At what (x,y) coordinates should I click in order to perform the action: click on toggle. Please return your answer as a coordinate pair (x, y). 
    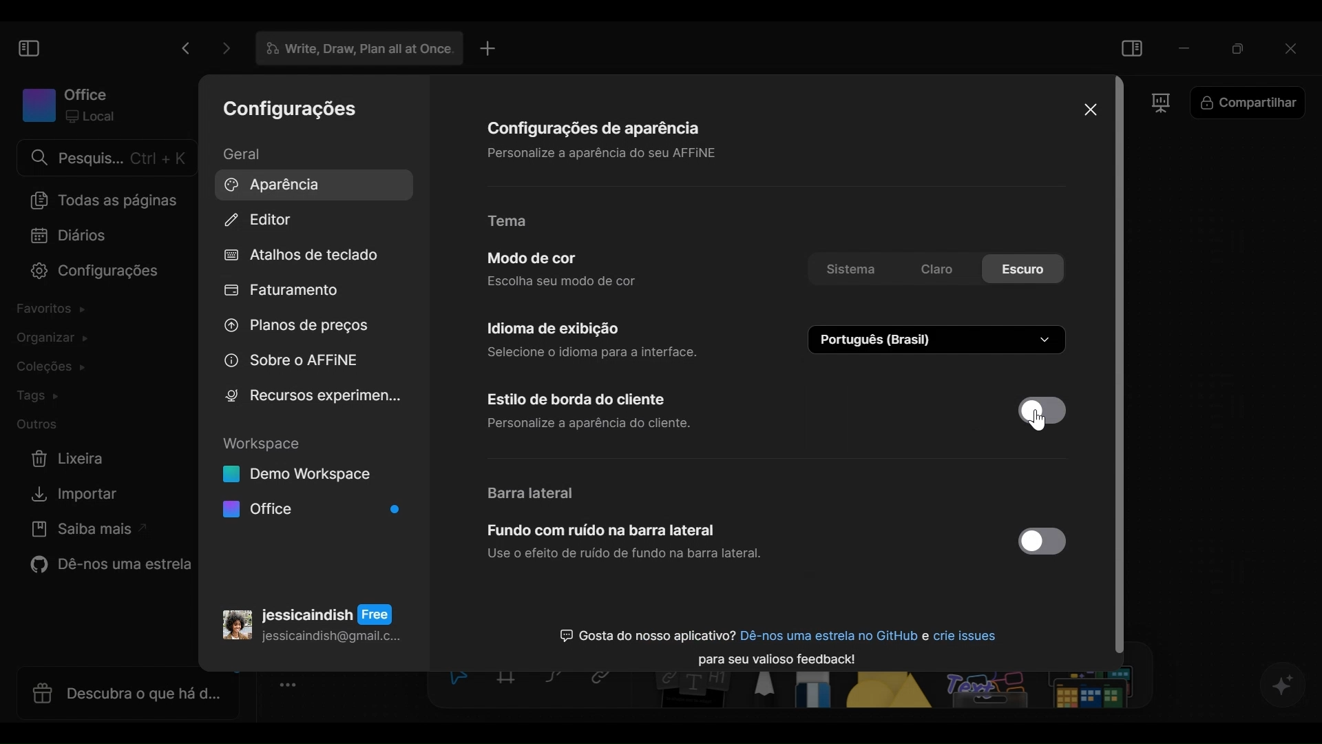
    Looking at the image, I should click on (1039, 542).